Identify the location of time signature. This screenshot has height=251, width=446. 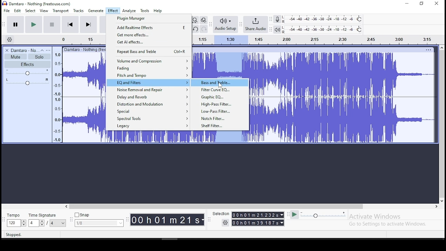
(47, 215).